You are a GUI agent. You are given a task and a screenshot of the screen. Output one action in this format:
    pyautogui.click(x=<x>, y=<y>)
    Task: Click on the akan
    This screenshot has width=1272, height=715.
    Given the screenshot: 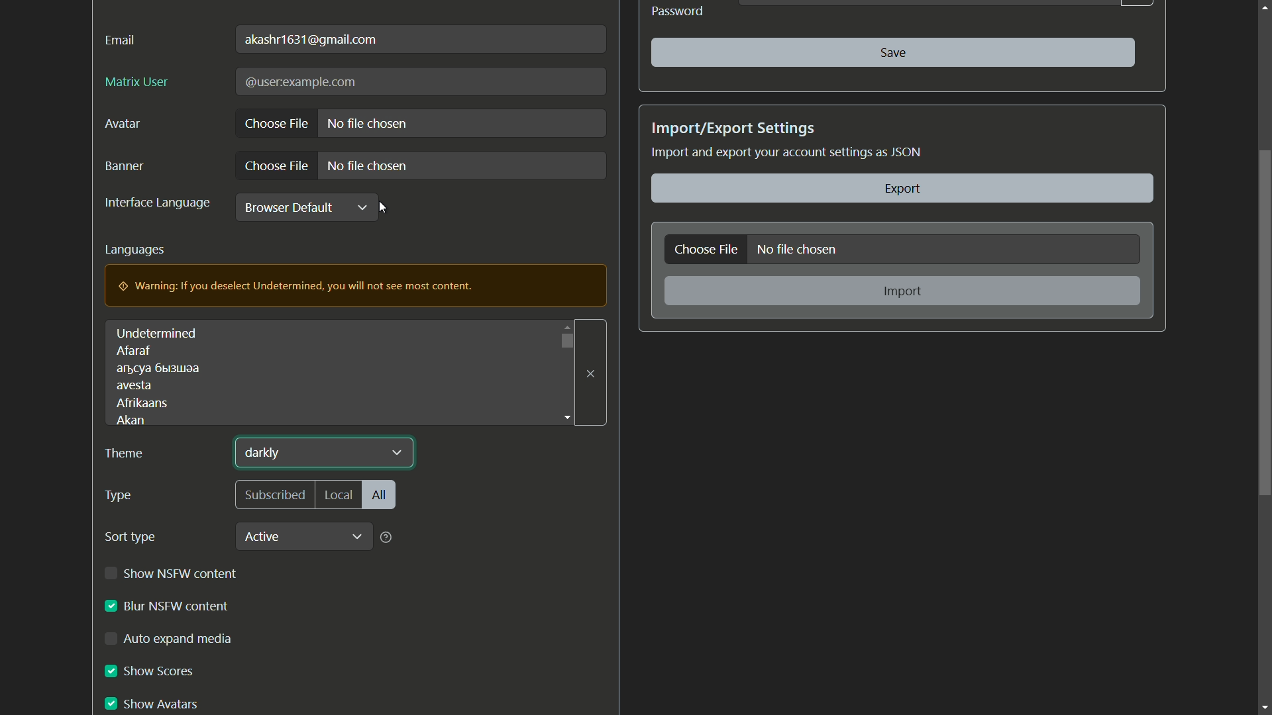 What is the action you would take?
    pyautogui.click(x=129, y=421)
    